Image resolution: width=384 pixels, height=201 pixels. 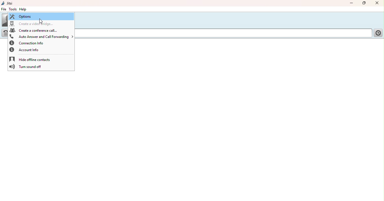 What do you see at coordinates (365, 4) in the screenshot?
I see `Maximize` at bounding box center [365, 4].